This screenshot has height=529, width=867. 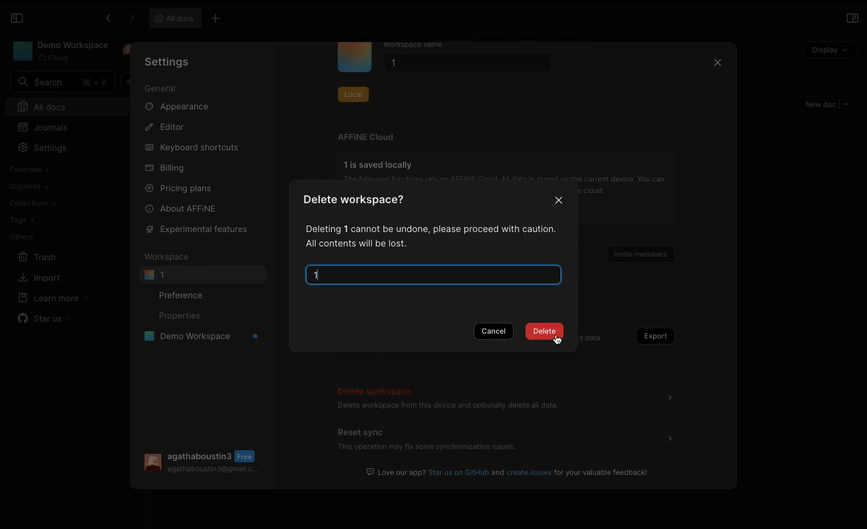 What do you see at coordinates (716, 64) in the screenshot?
I see `Close` at bounding box center [716, 64].